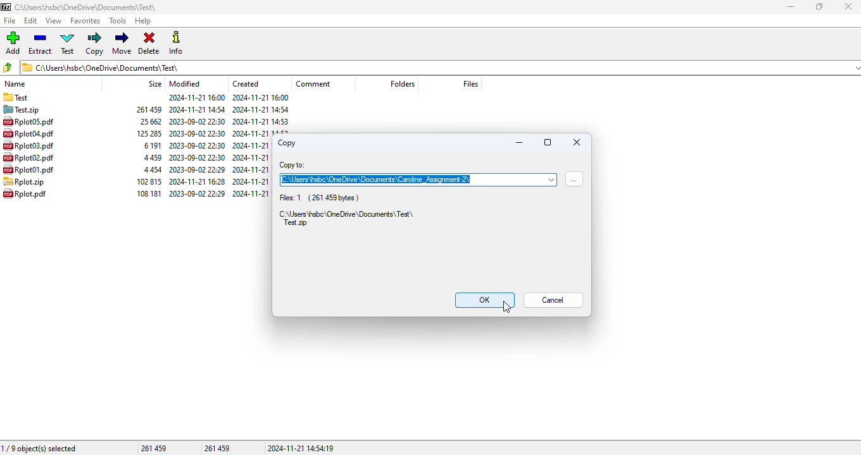 The width and height of the screenshot is (861, 455). What do you see at coordinates (39, 449) in the screenshot?
I see `1/9 object(s) selected` at bounding box center [39, 449].